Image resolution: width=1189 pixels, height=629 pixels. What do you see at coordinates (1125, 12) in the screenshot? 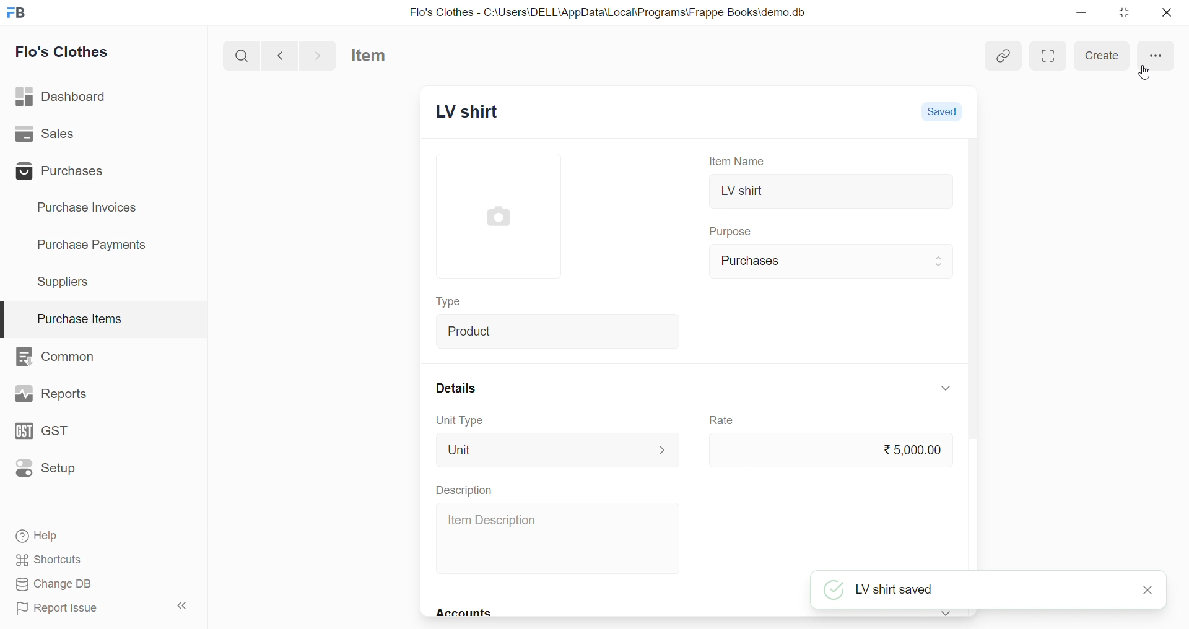
I see `resize` at bounding box center [1125, 12].